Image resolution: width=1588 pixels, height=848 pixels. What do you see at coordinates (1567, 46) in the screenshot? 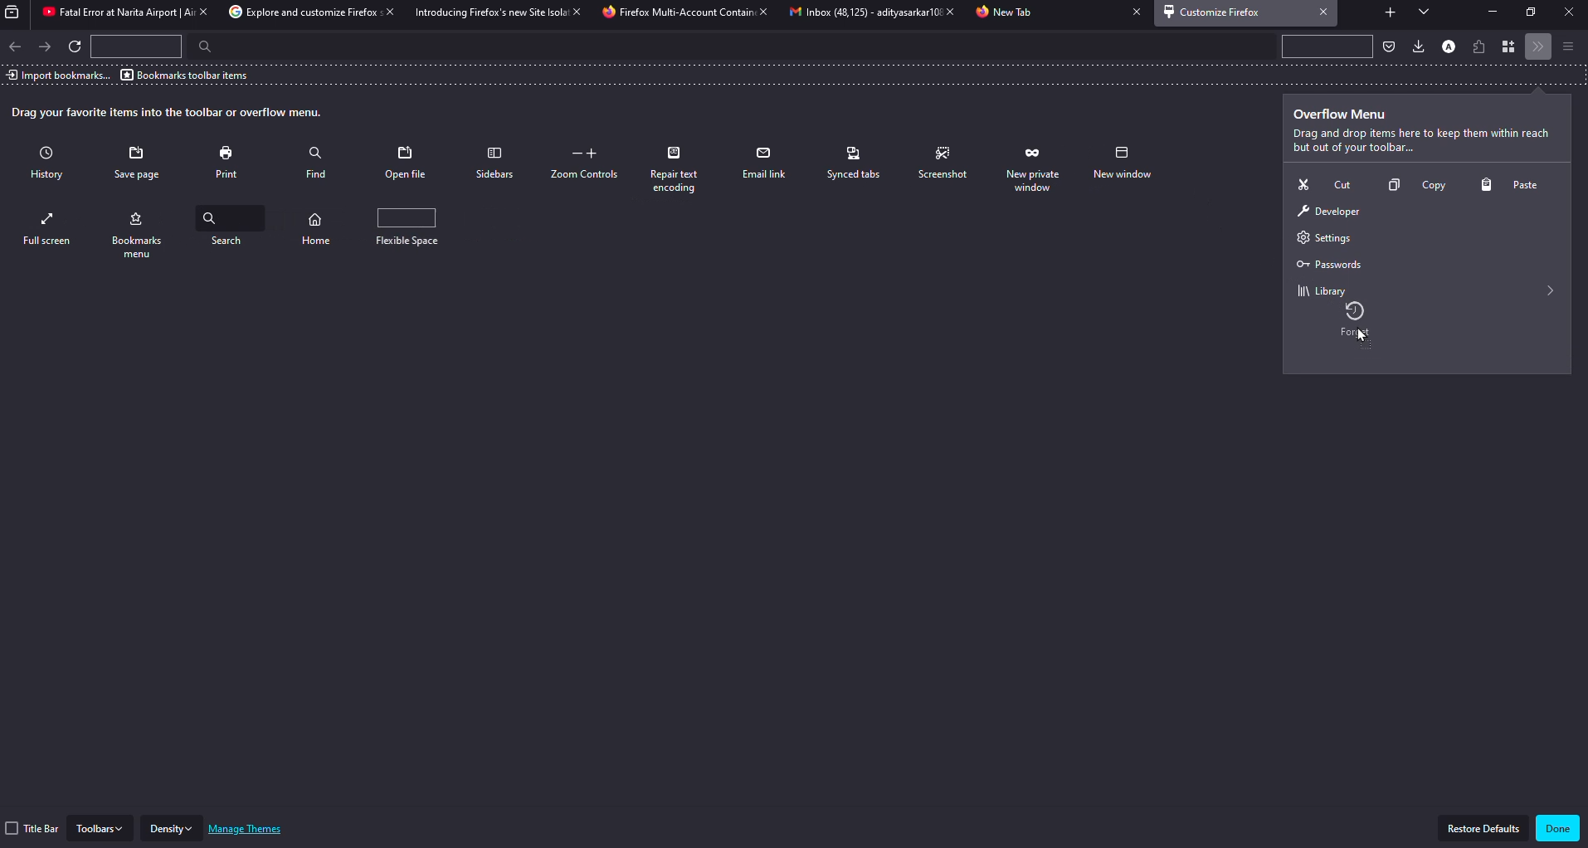
I see `menu` at bounding box center [1567, 46].